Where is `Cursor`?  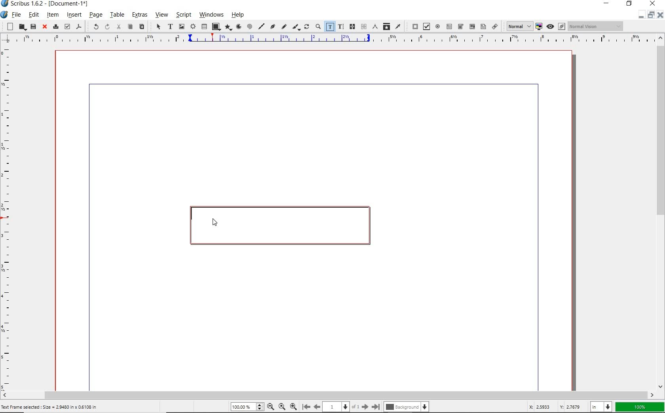
Cursor is located at coordinates (214, 219).